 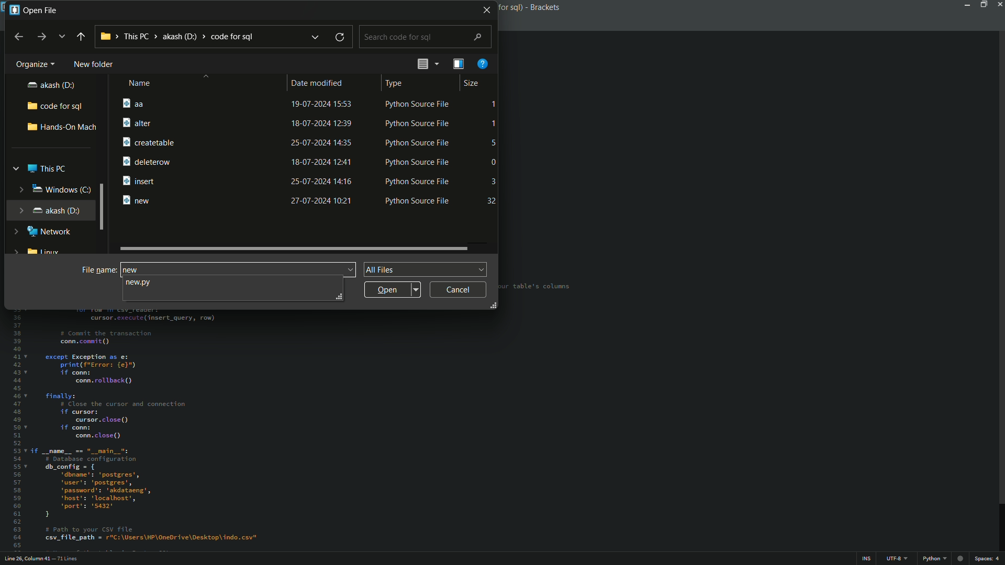 What do you see at coordinates (140, 283) in the screenshot?
I see `suggested file` at bounding box center [140, 283].